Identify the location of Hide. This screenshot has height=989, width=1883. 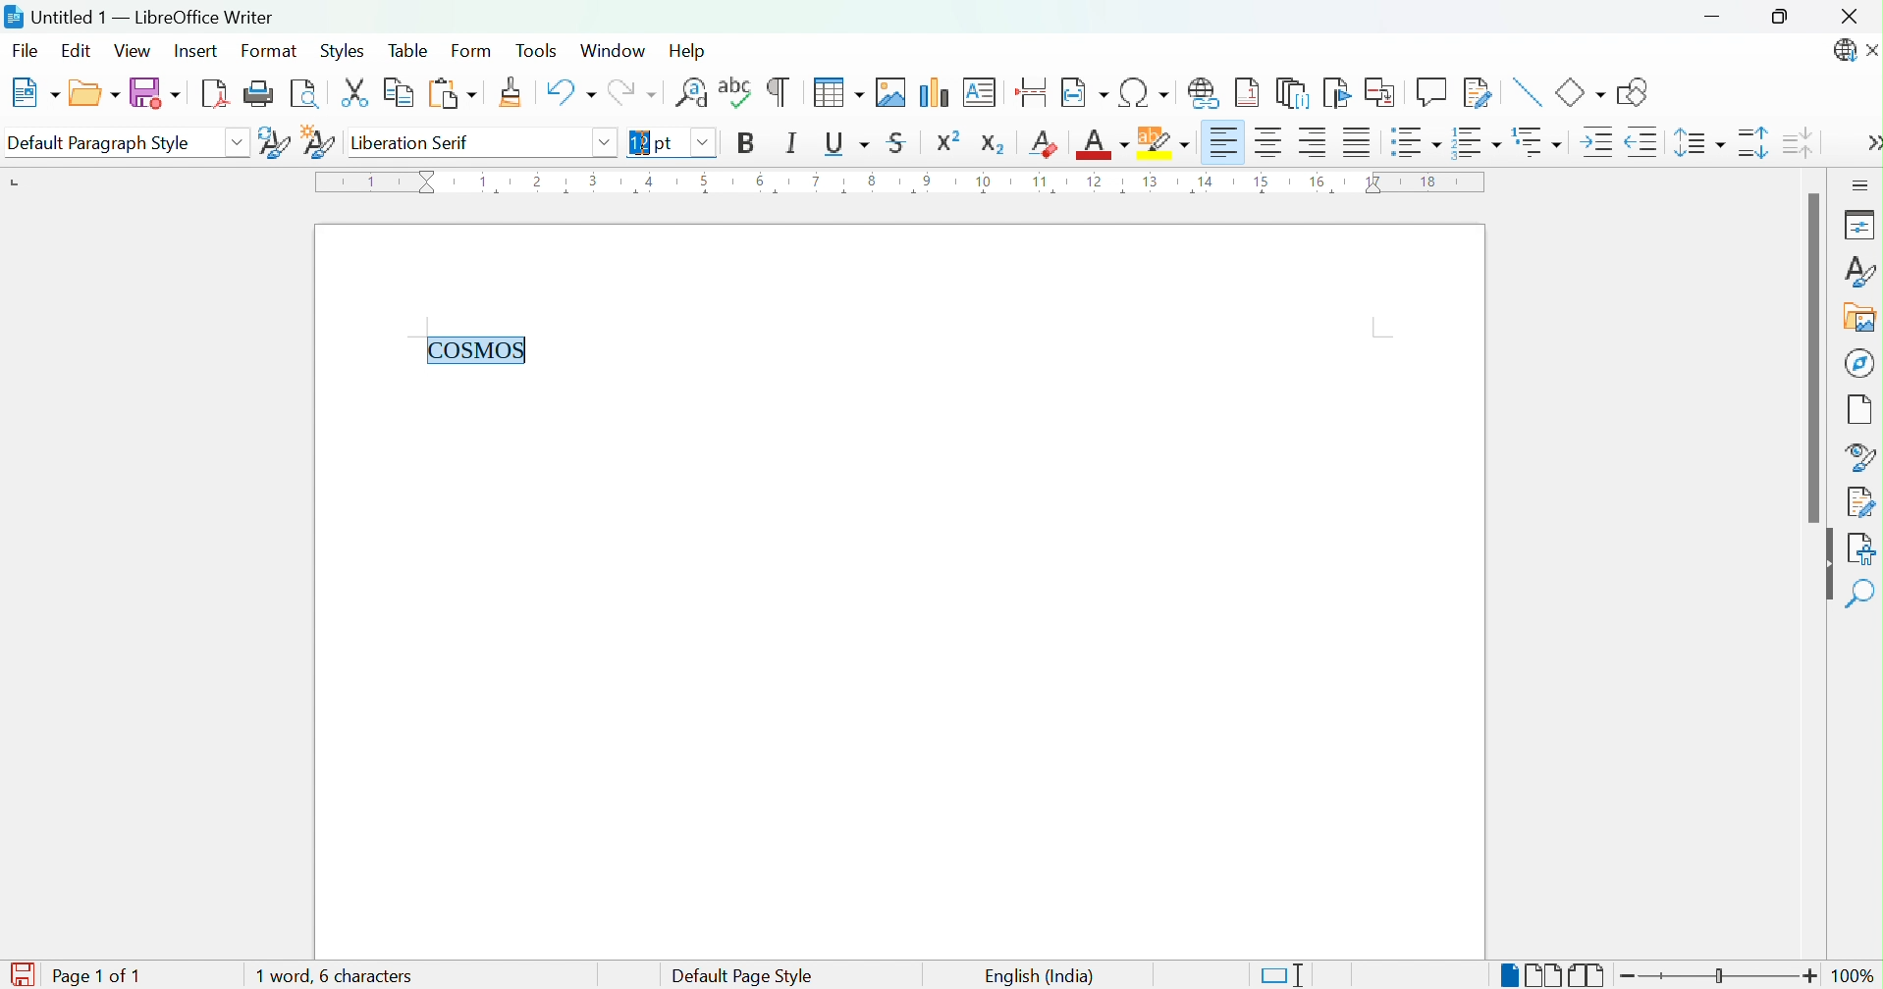
(1823, 567).